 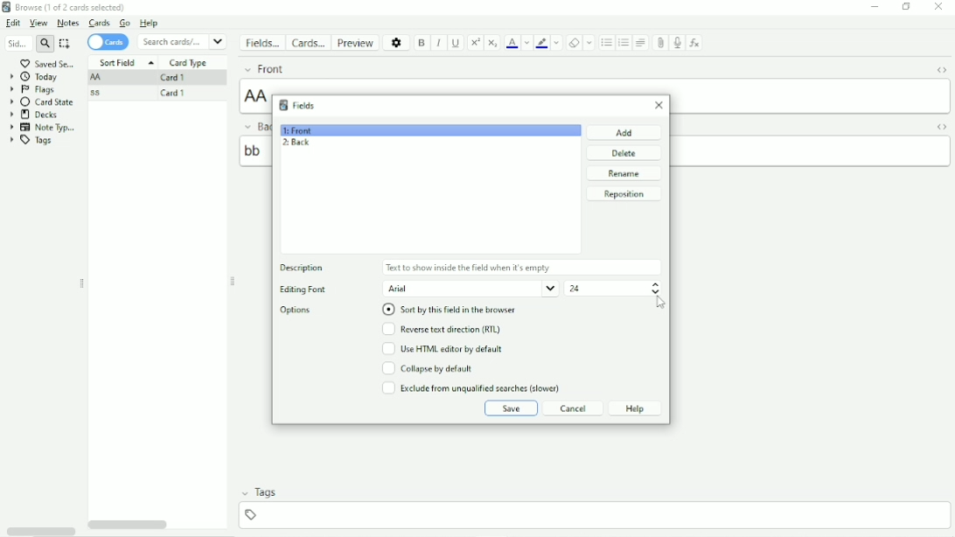 I want to click on Flags, so click(x=34, y=89).